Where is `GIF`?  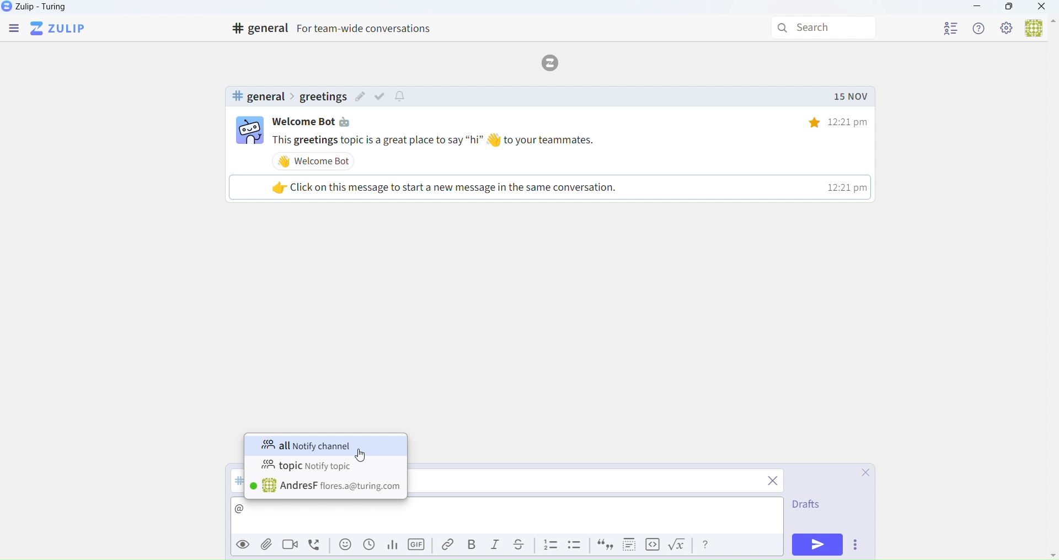 GIF is located at coordinates (418, 547).